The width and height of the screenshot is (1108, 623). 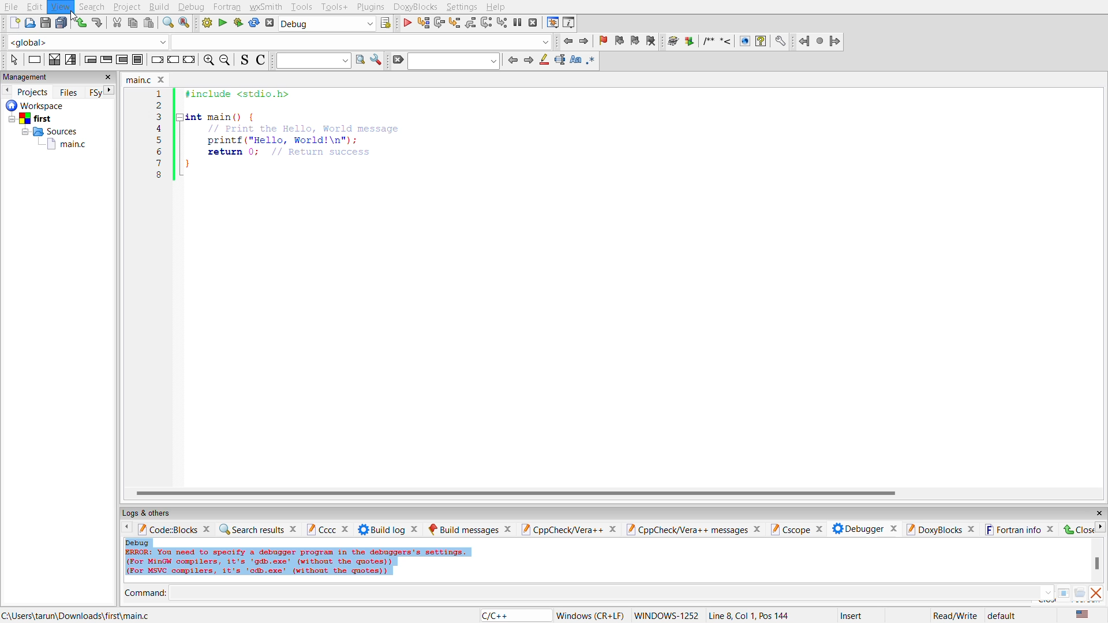 I want to click on debug data, so click(x=325, y=560).